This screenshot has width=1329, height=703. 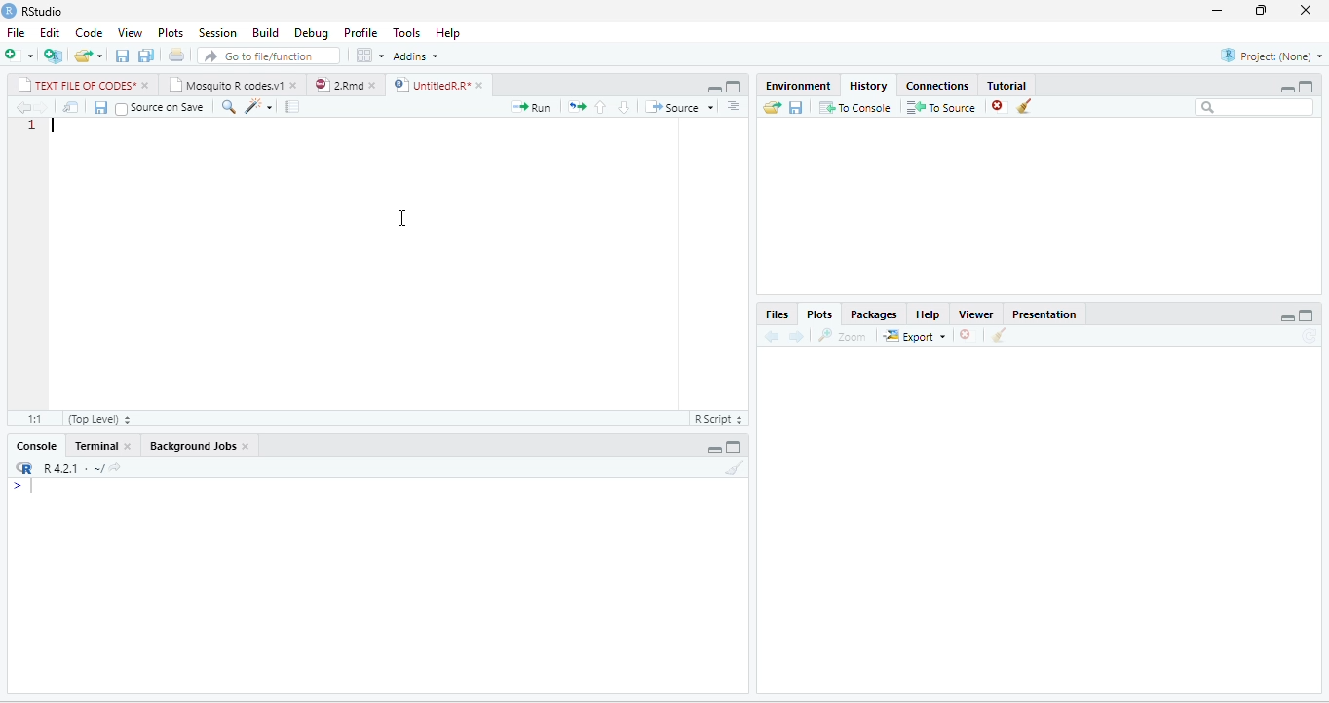 I want to click on Background Jobs, so click(x=191, y=446).